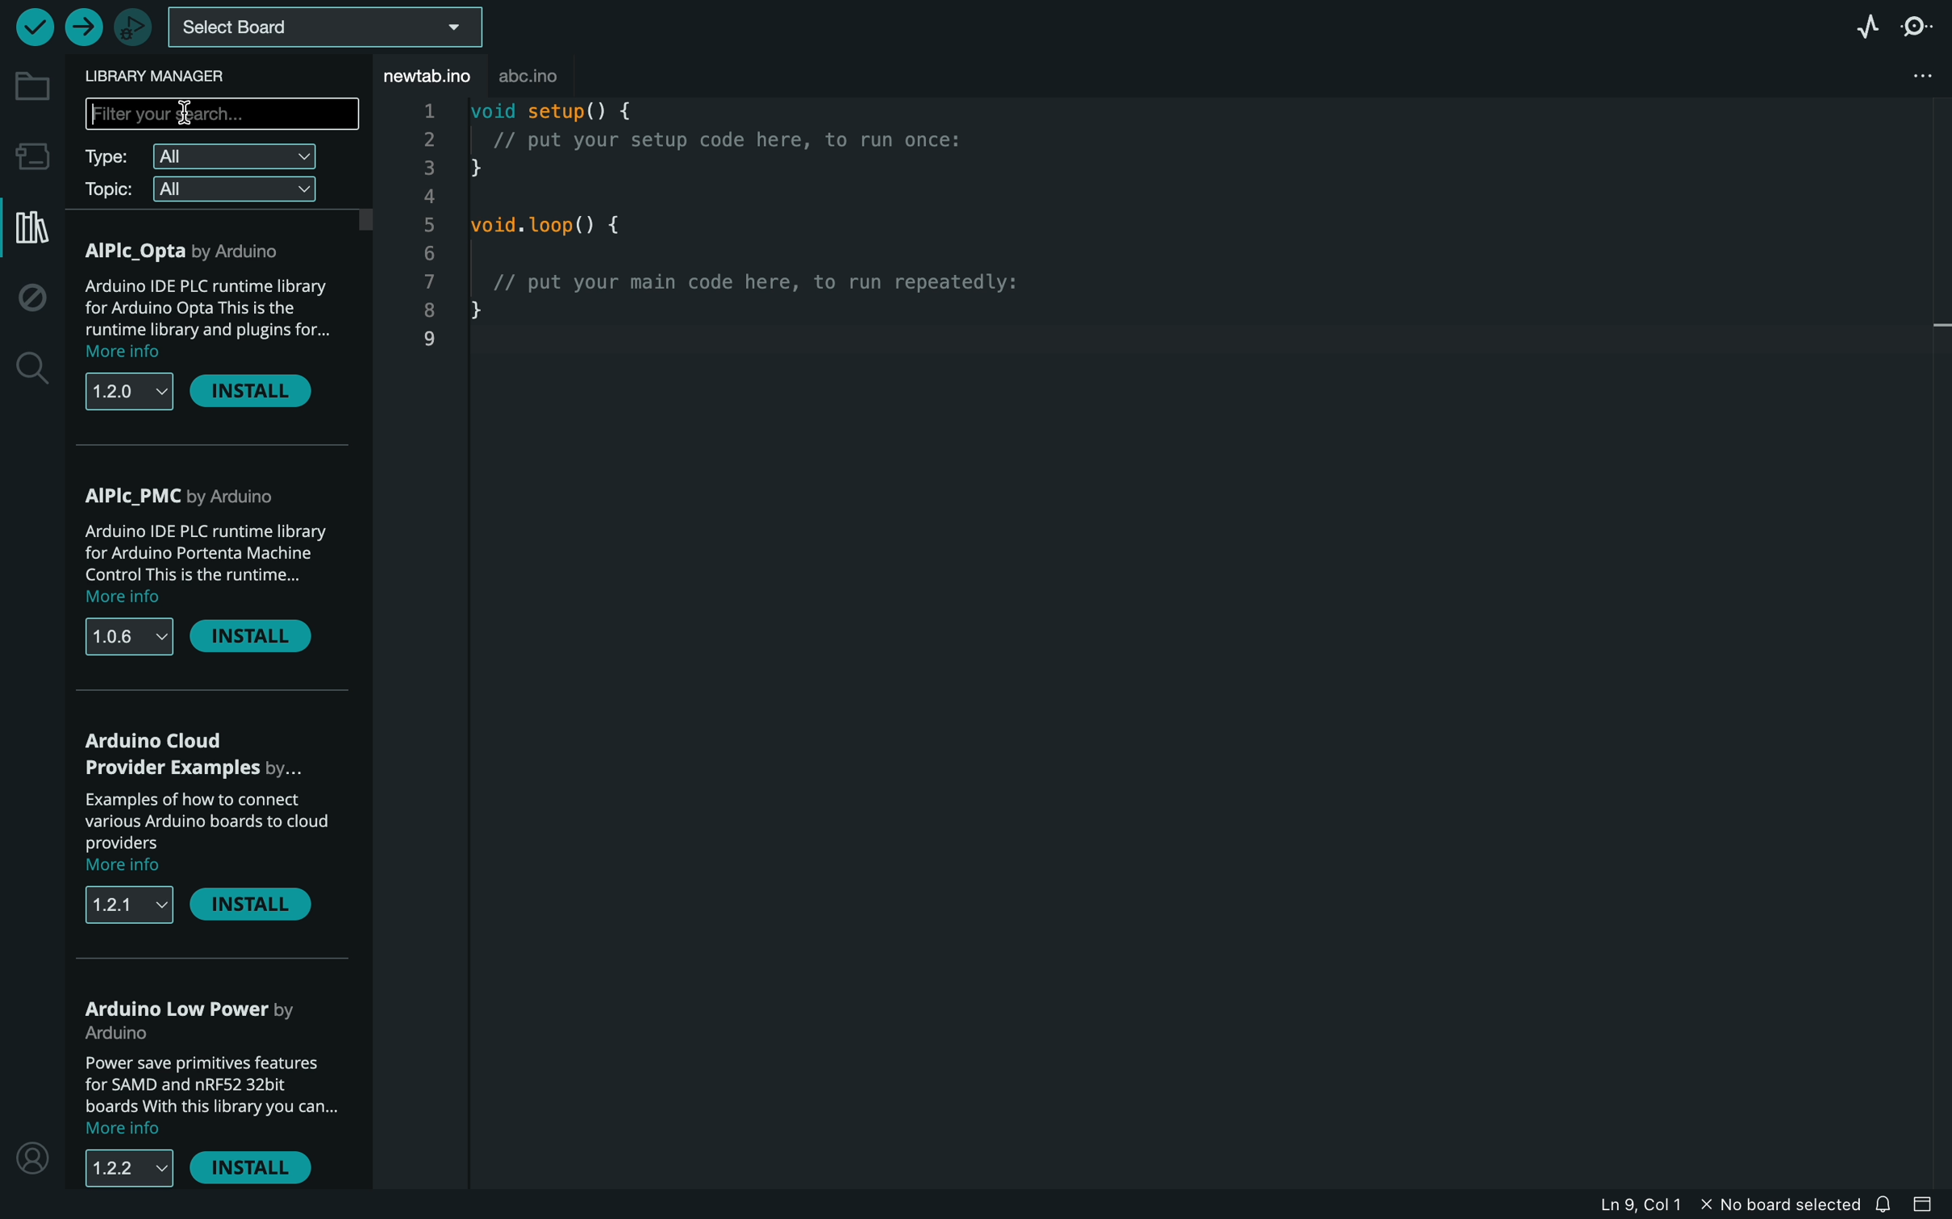 The width and height of the screenshot is (1952, 1219). What do you see at coordinates (127, 392) in the screenshot?
I see `version` at bounding box center [127, 392].